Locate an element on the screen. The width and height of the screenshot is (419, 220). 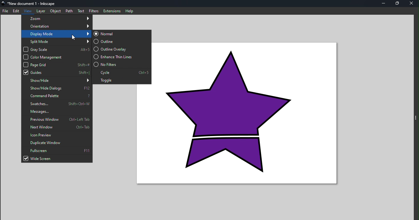
Enhance thin lines is located at coordinates (121, 56).